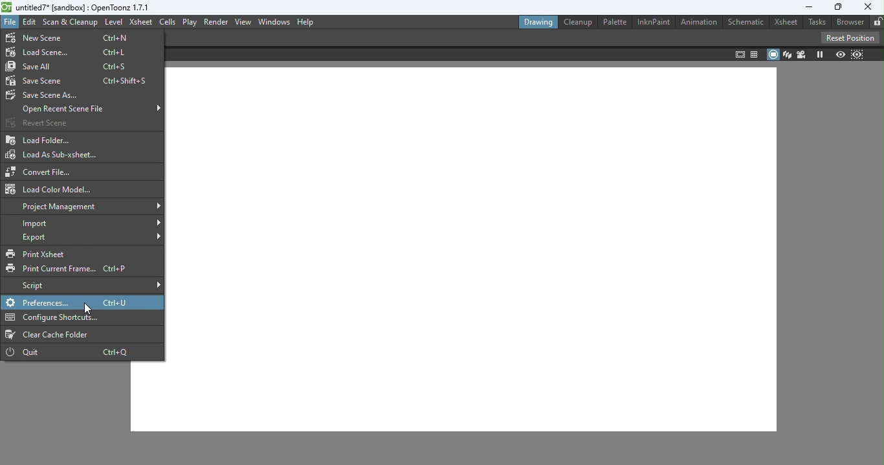 The width and height of the screenshot is (884, 465). I want to click on Play, so click(191, 22).